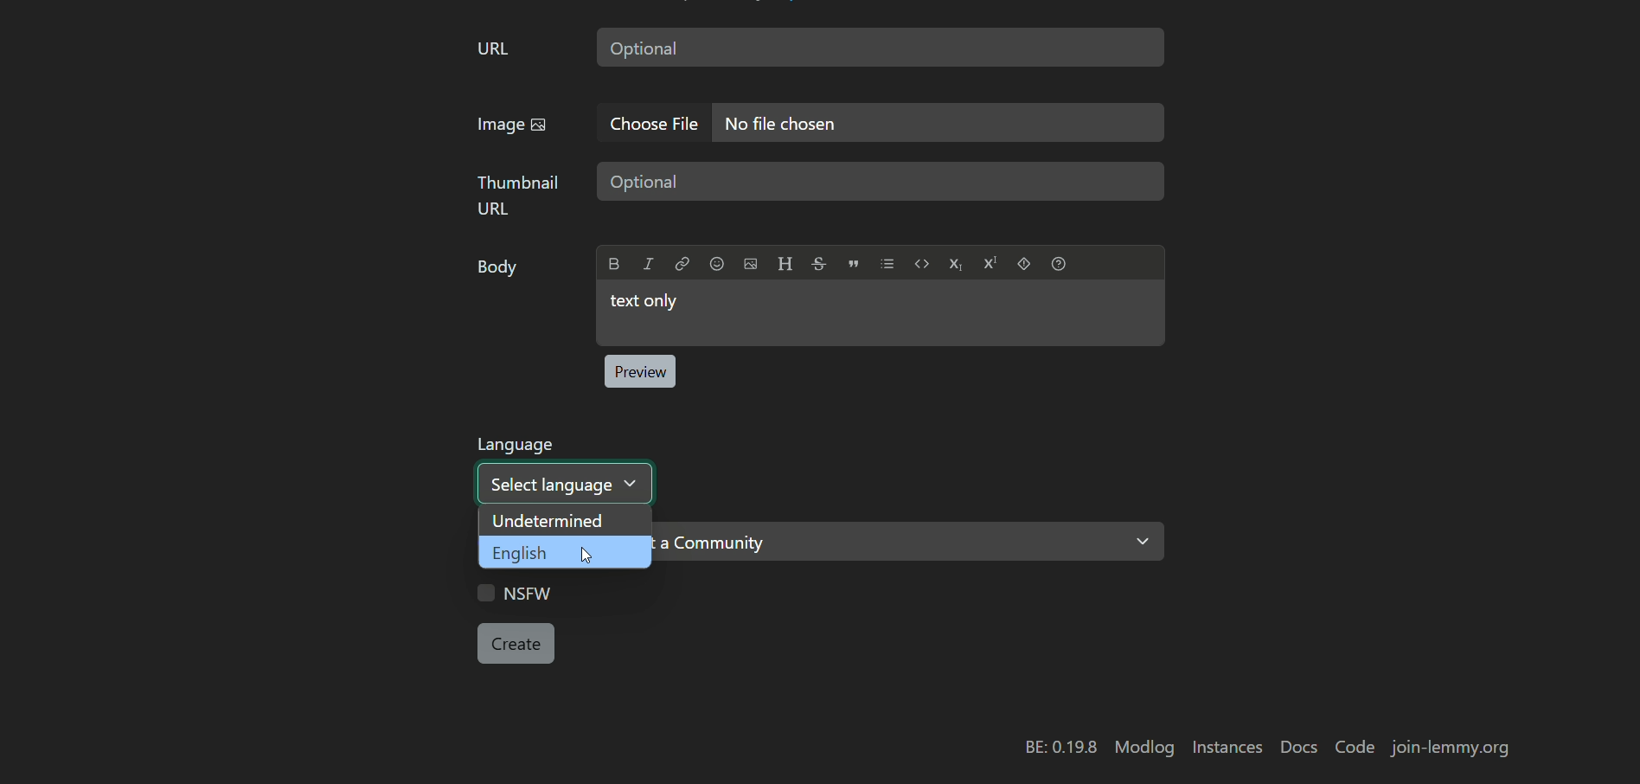 The image size is (1640, 784). Describe the element at coordinates (1024, 263) in the screenshot. I see `Spoiler` at that location.